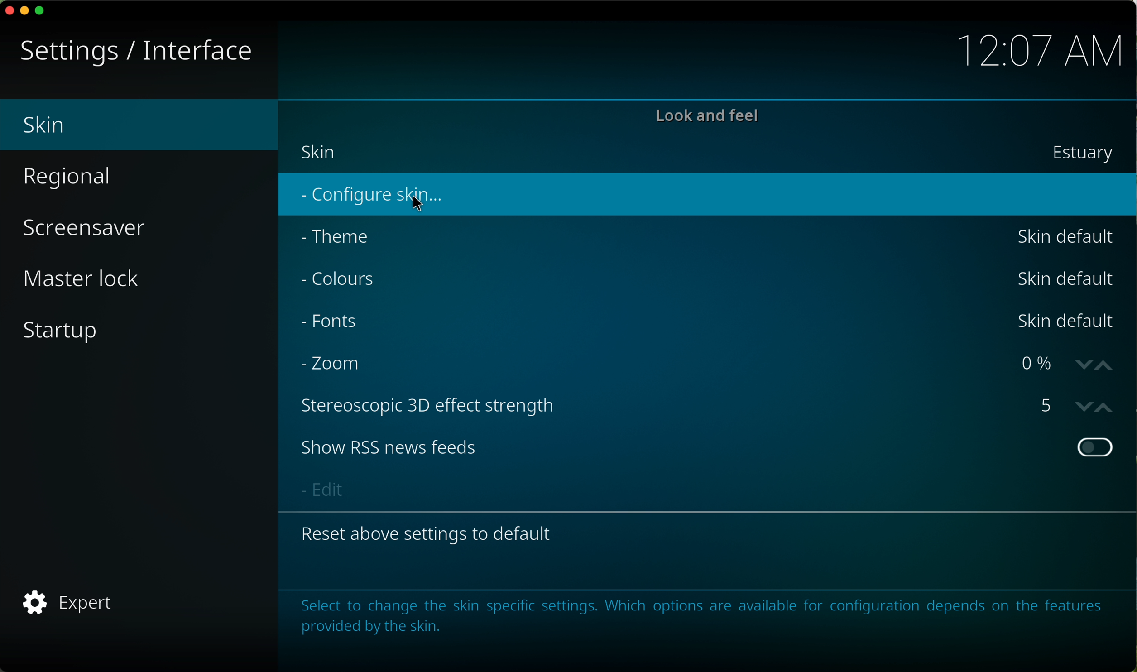 This screenshot has width=1137, height=672. I want to click on theme, so click(704, 237).